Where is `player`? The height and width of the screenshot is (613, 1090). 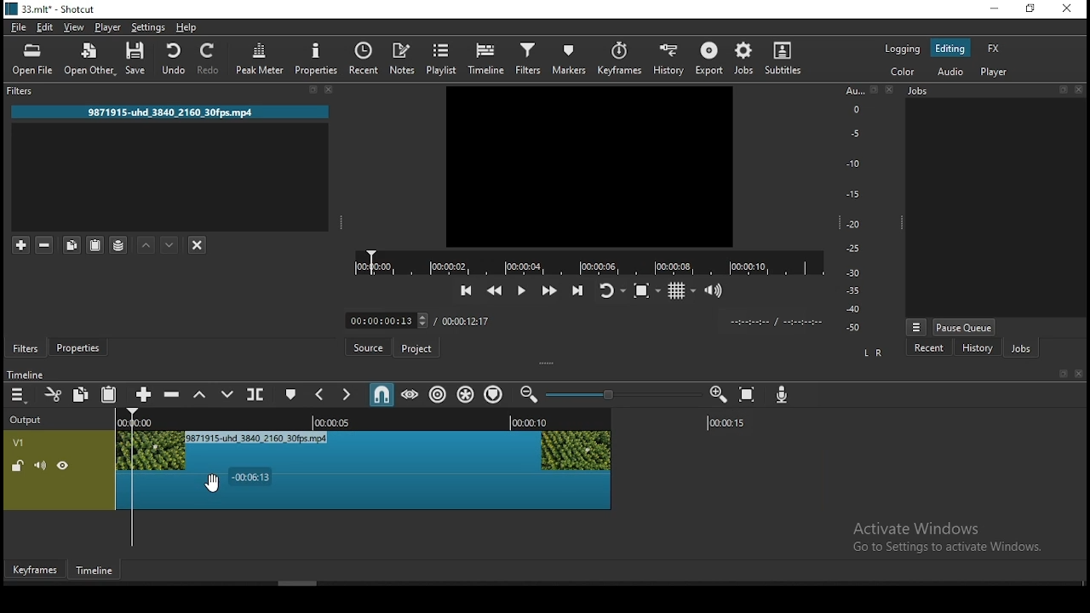
player is located at coordinates (108, 26).